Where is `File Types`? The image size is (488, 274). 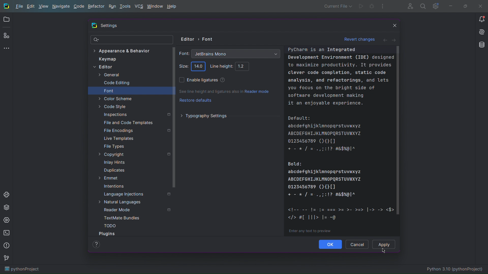
File Types is located at coordinates (114, 146).